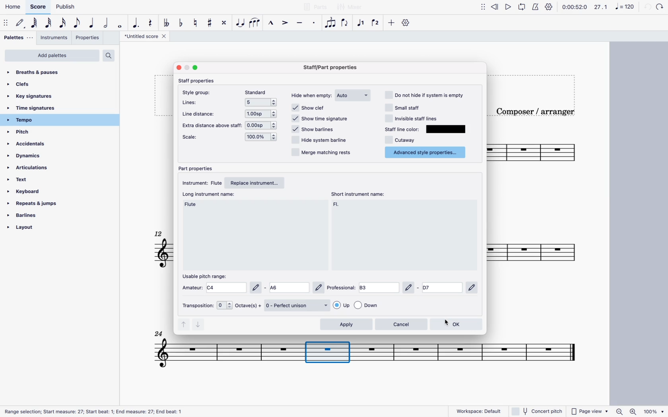 This screenshot has width=668, height=417. I want to click on articulations, so click(38, 168).